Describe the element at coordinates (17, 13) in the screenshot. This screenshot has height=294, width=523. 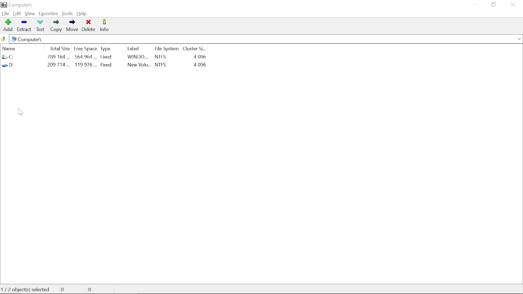
I see `edit` at that location.